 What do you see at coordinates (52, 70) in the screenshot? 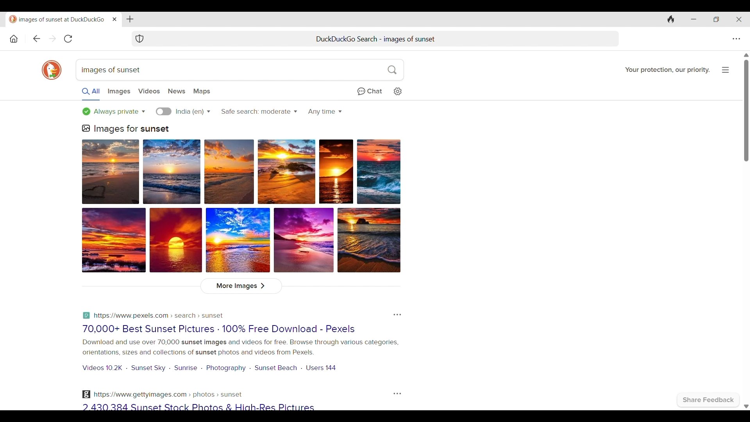
I see `DuckDuckGo logo` at bounding box center [52, 70].